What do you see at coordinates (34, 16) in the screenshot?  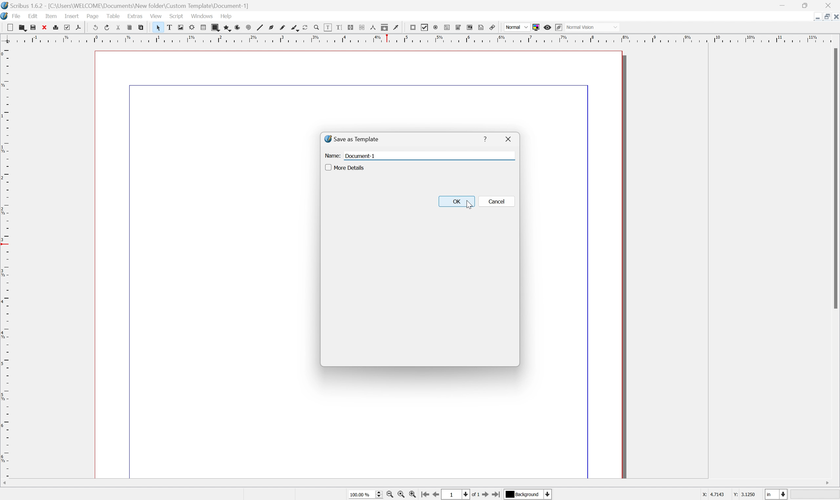 I see `edit` at bounding box center [34, 16].